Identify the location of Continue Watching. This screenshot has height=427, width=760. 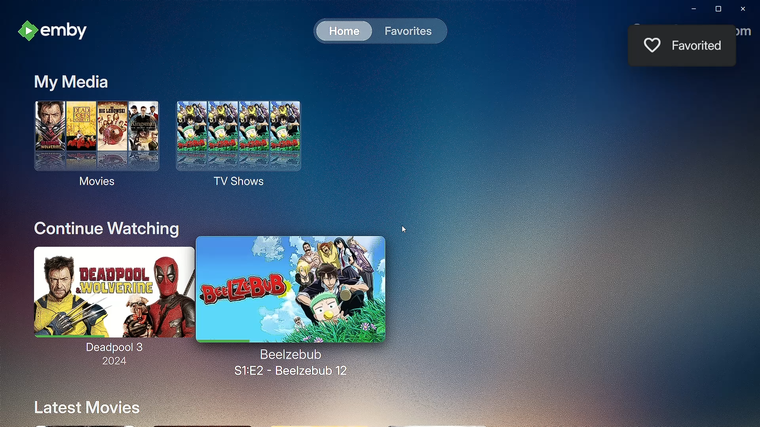
(108, 229).